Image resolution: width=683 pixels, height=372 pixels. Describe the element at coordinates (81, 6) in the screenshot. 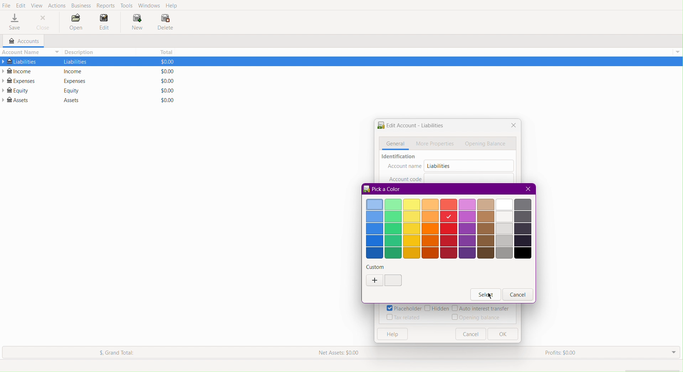

I see `Business` at that location.